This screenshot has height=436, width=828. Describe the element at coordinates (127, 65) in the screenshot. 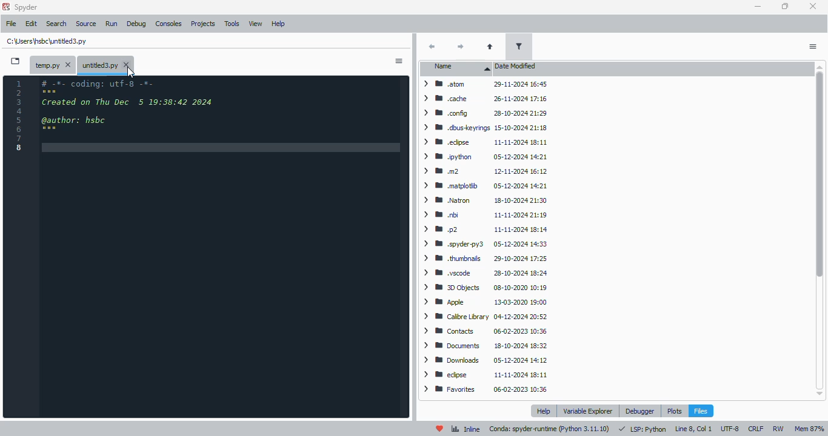

I see `close tab` at that location.